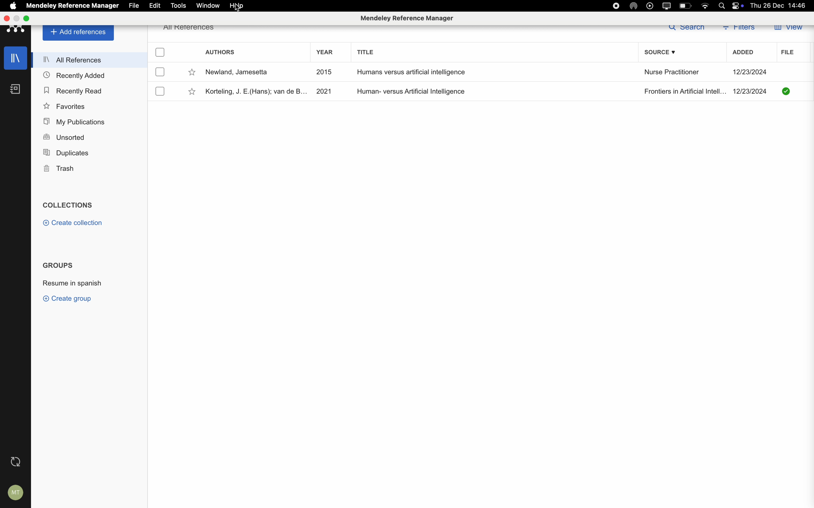  I want to click on Thu 26 Dec  14:46, so click(782, 6).